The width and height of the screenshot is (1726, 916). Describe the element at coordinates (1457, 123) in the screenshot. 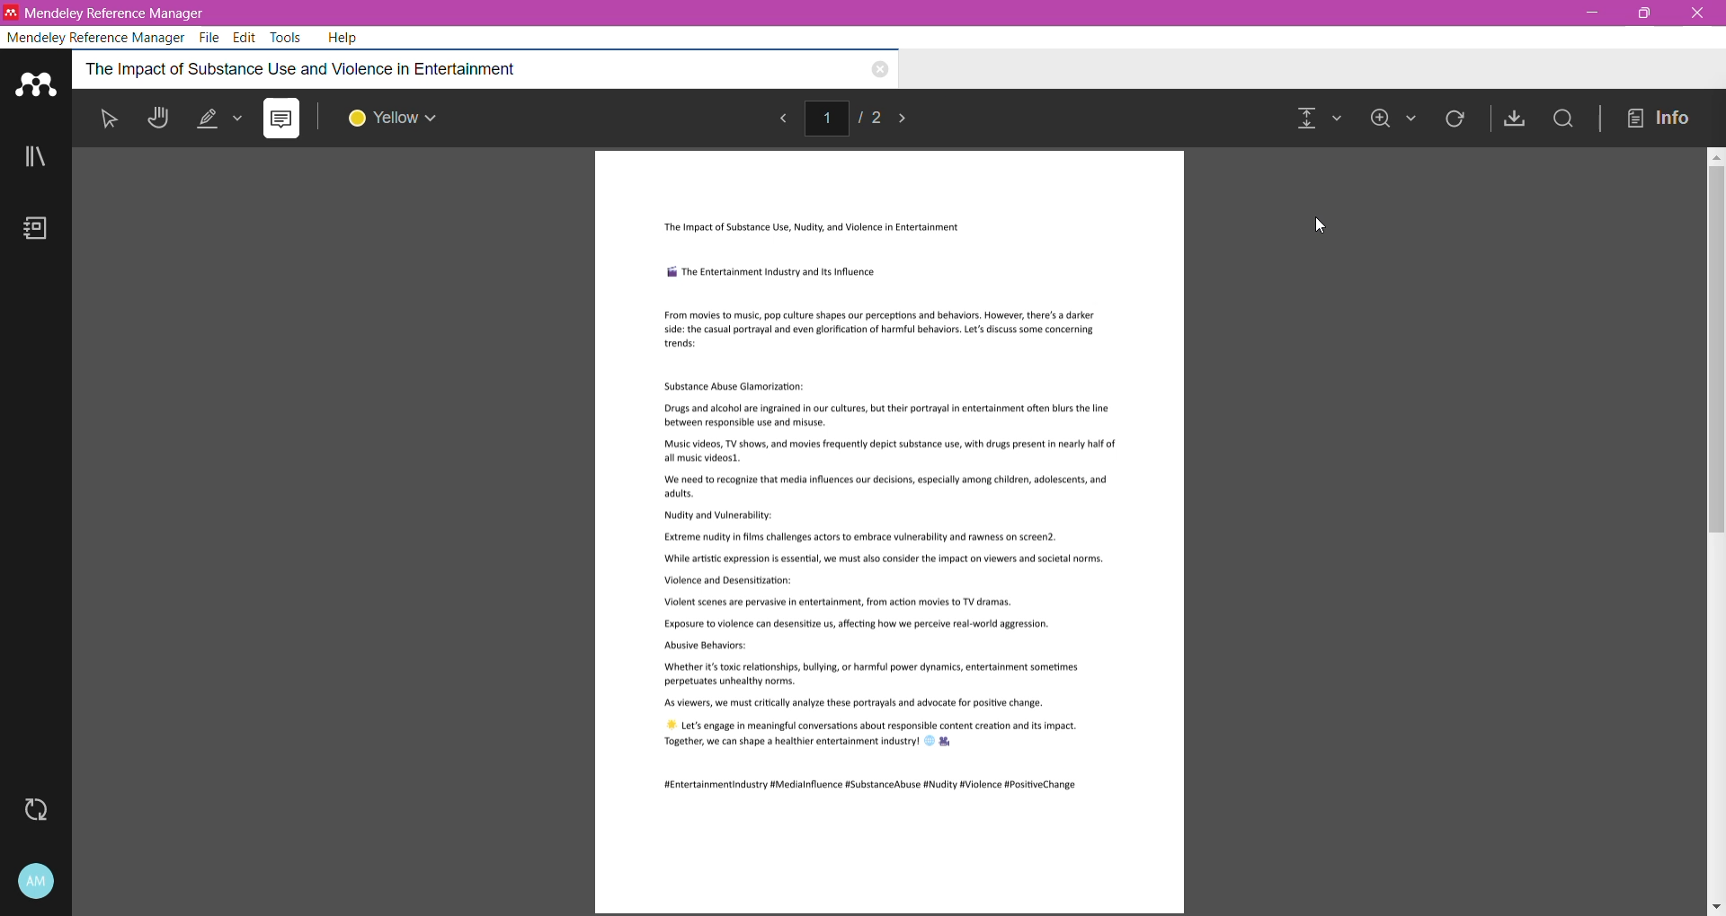

I see `Rotate Current Page` at that location.